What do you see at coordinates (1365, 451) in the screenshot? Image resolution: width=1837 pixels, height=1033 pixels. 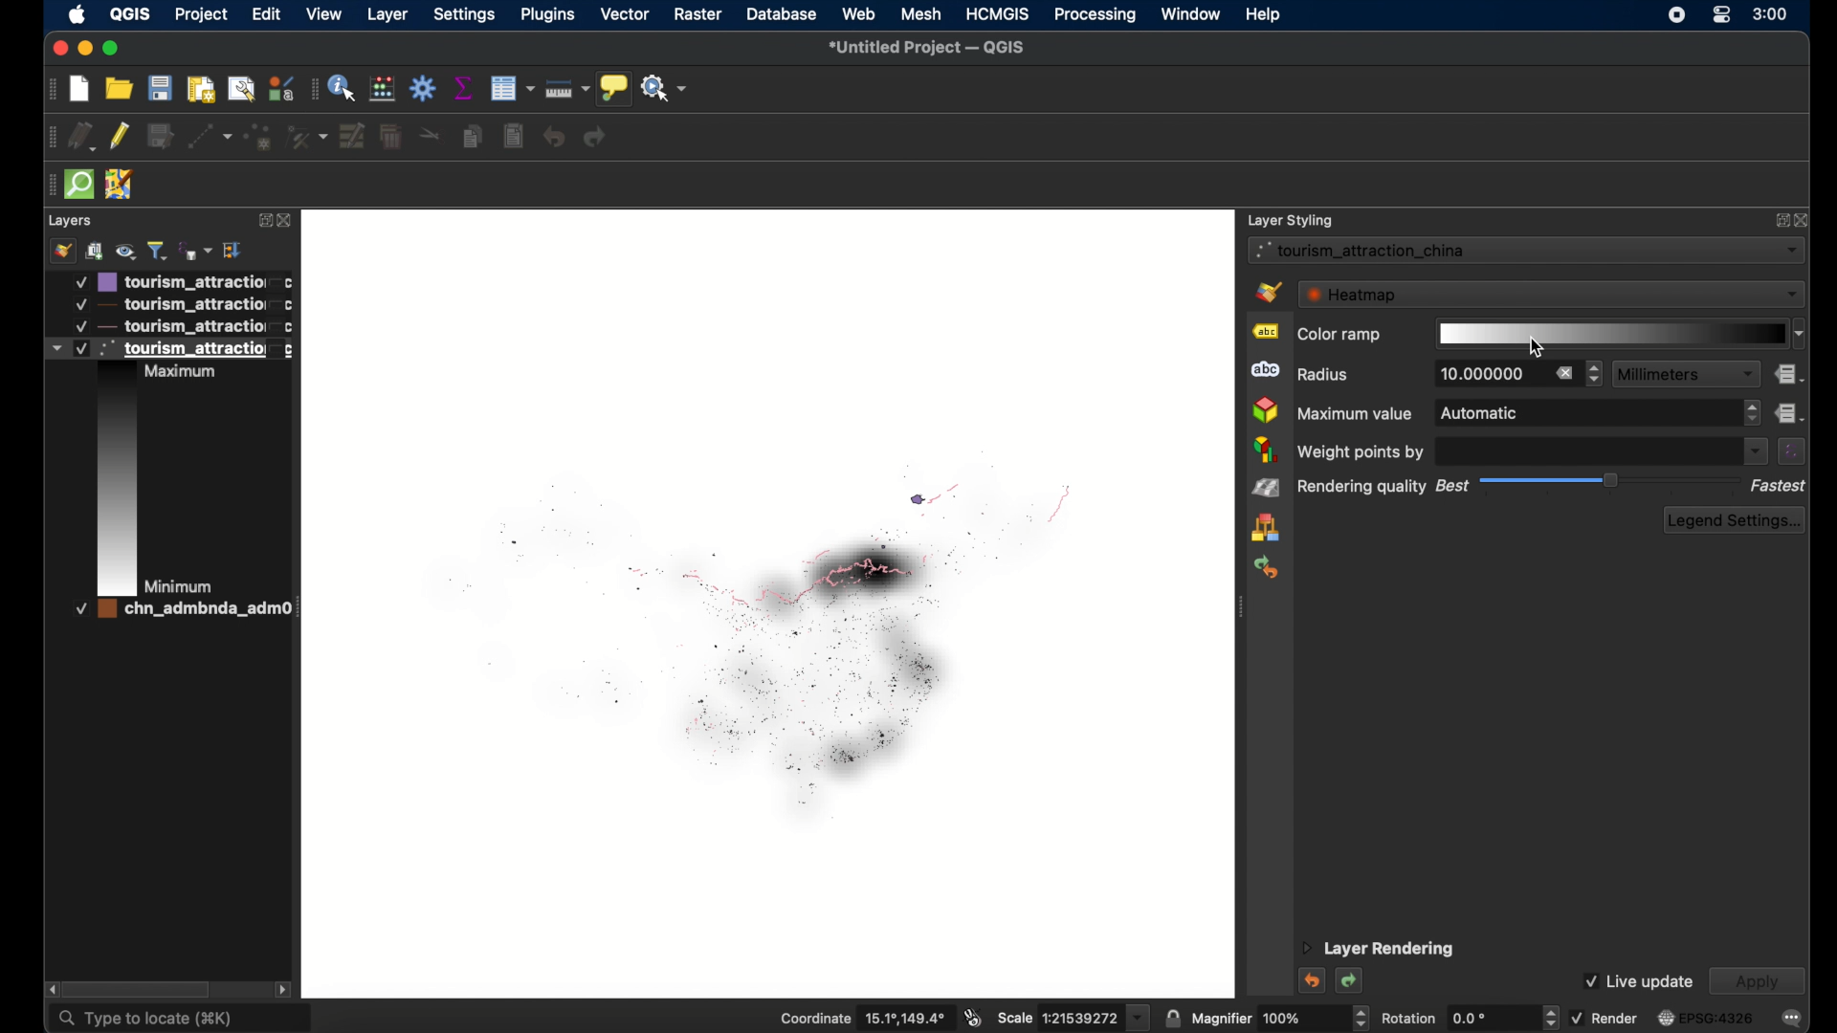 I see `weight points by` at bounding box center [1365, 451].